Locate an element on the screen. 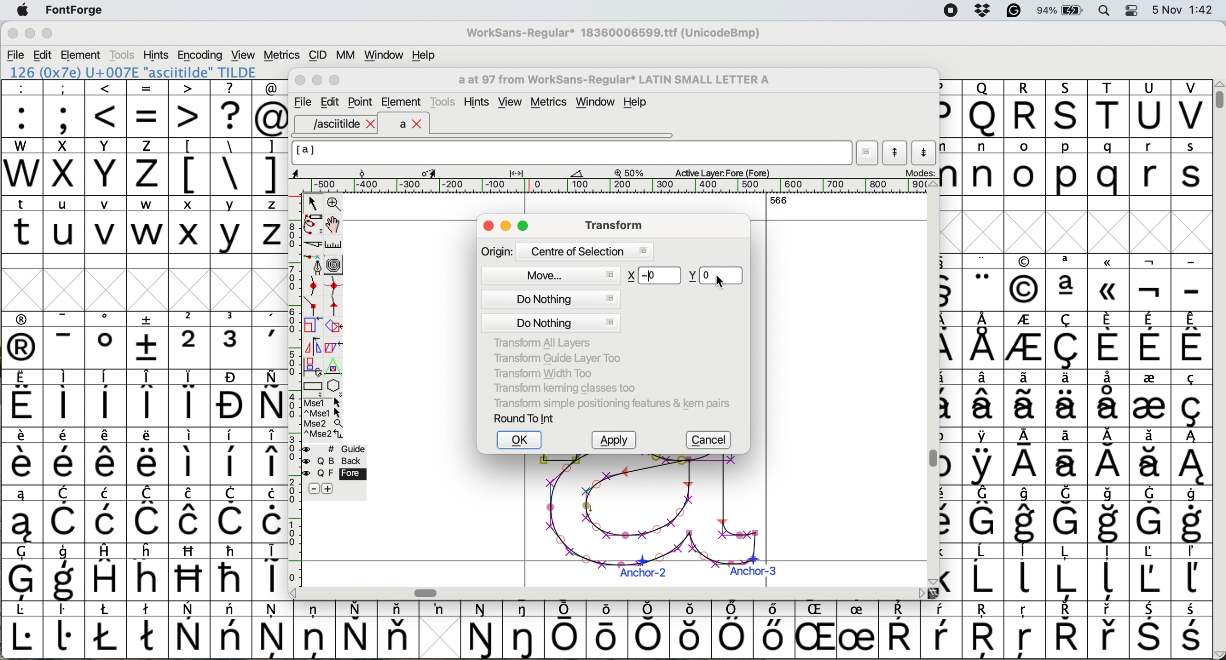 This screenshot has height=660, width=1226. symbol is located at coordinates (985, 398).